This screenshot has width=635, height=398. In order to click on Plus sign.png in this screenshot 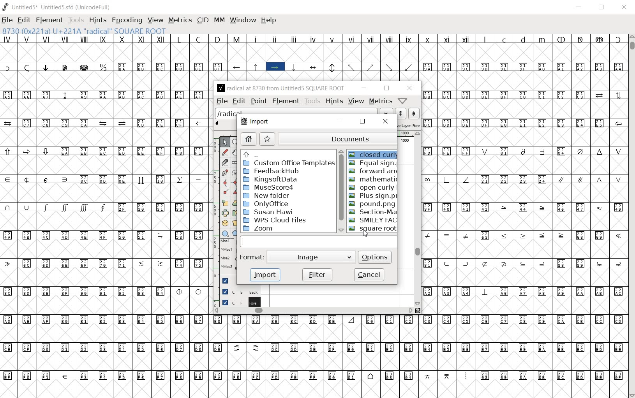, I will do `click(373, 196)`.